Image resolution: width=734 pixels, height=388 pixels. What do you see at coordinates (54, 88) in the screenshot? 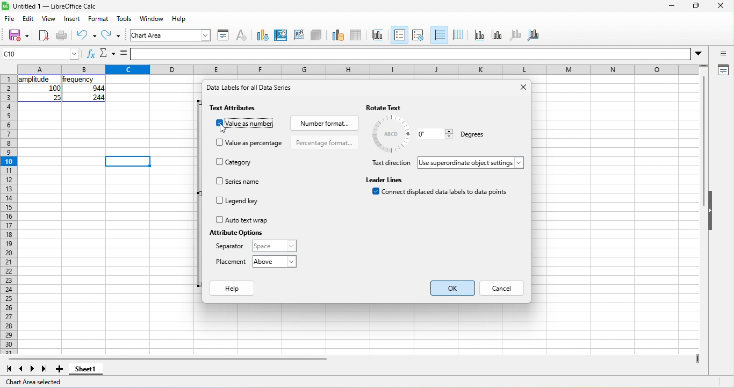
I see `100` at bounding box center [54, 88].